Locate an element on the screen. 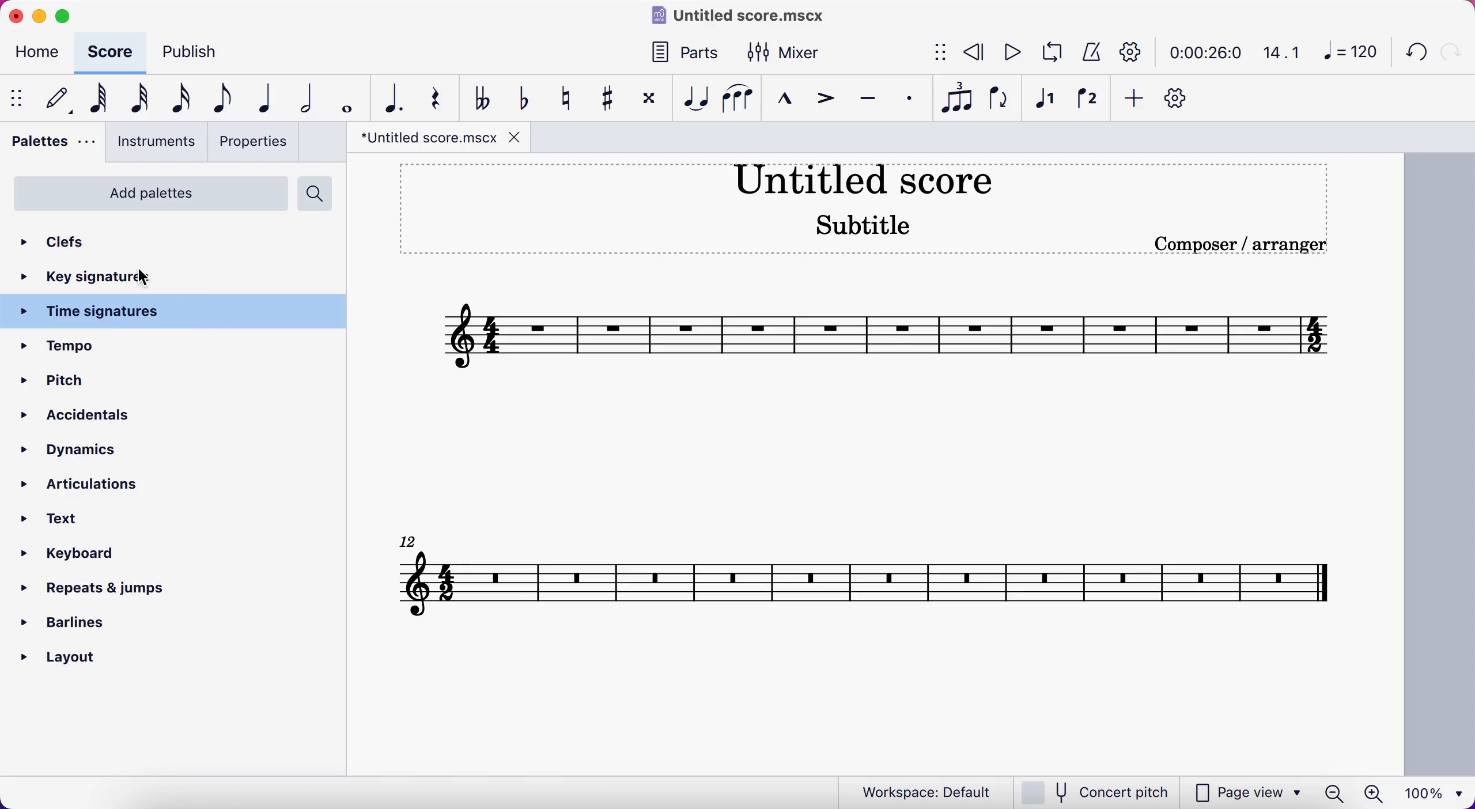  tuplet is located at coordinates (959, 98).